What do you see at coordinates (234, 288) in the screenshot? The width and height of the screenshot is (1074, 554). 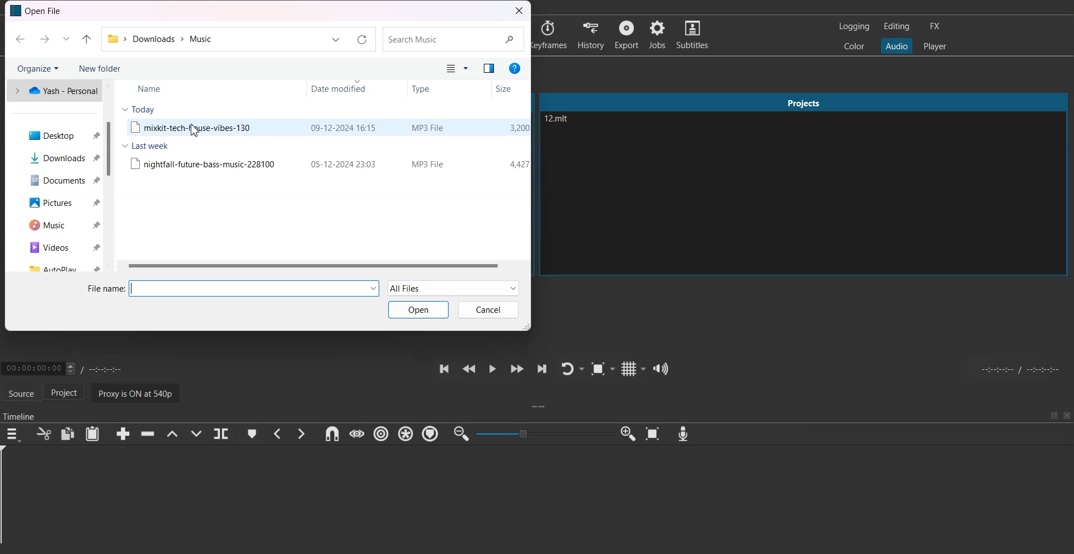 I see `Enter File NAme` at bounding box center [234, 288].